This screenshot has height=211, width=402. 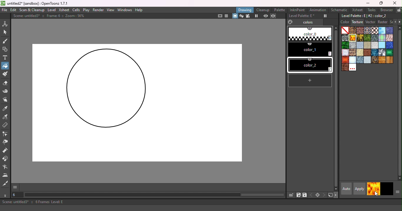 What do you see at coordinates (375, 60) in the screenshot?
I see `wetpebbles.bmp` at bounding box center [375, 60].